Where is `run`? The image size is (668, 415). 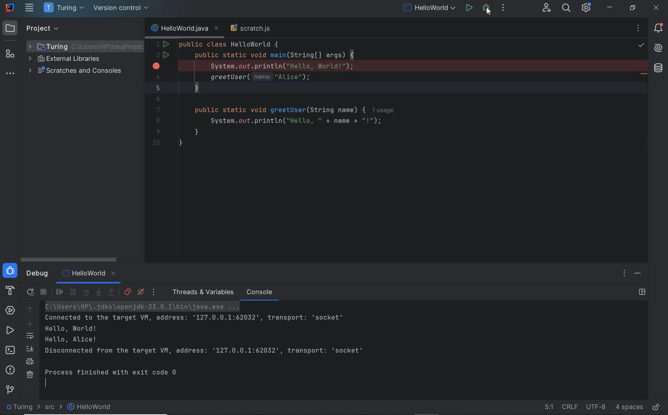 run is located at coordinates (469, 8).